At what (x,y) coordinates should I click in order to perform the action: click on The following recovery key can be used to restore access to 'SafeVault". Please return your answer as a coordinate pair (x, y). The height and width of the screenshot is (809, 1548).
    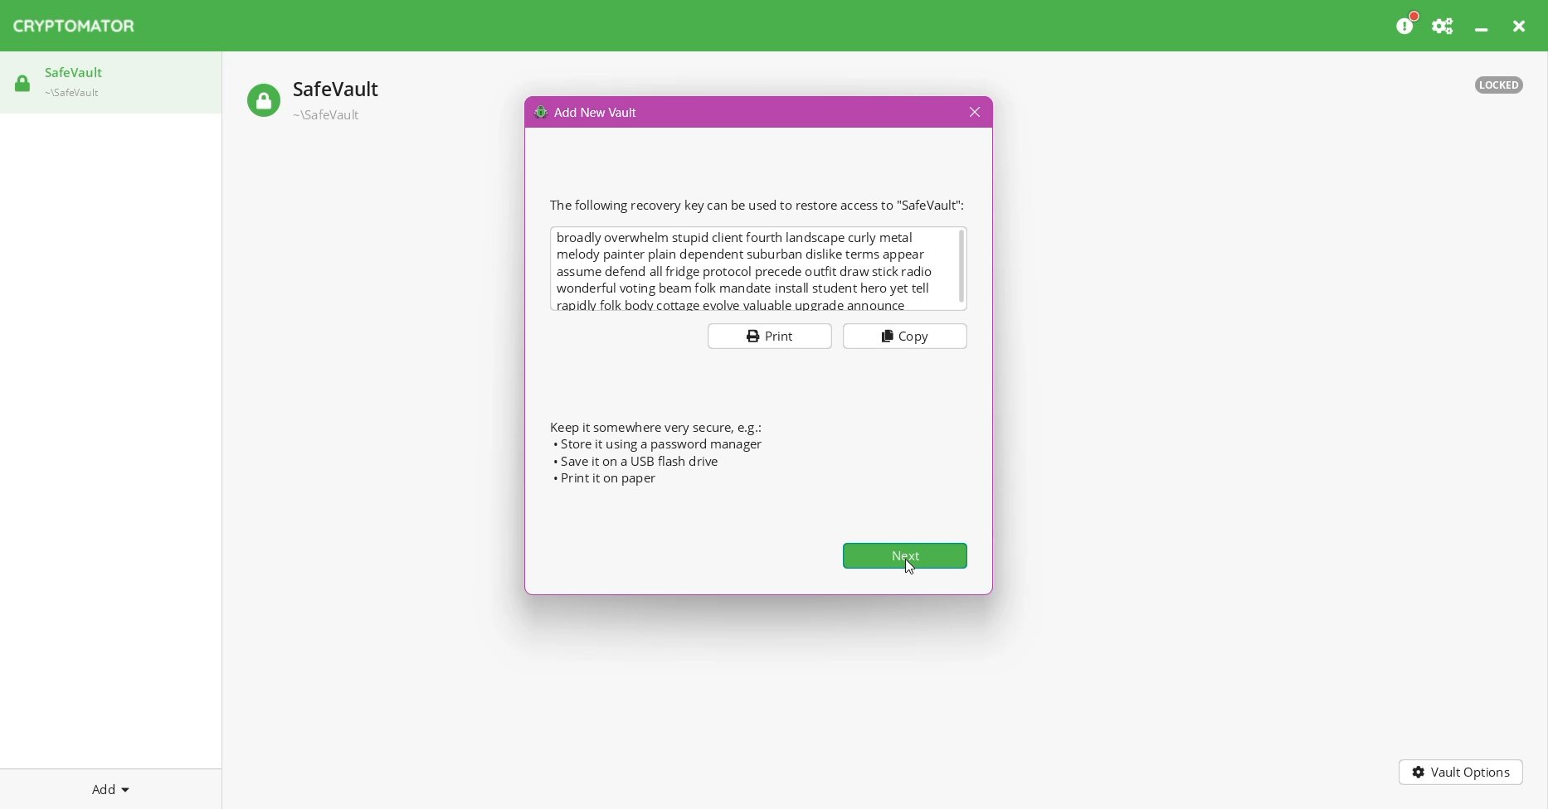
    Looking at the image, I should click on (754, 203).